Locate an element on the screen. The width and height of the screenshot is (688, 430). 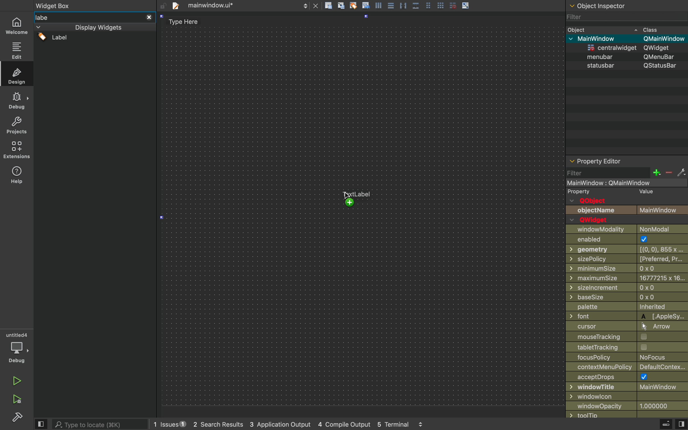
mainwindow is located at coordinates (629, 38).